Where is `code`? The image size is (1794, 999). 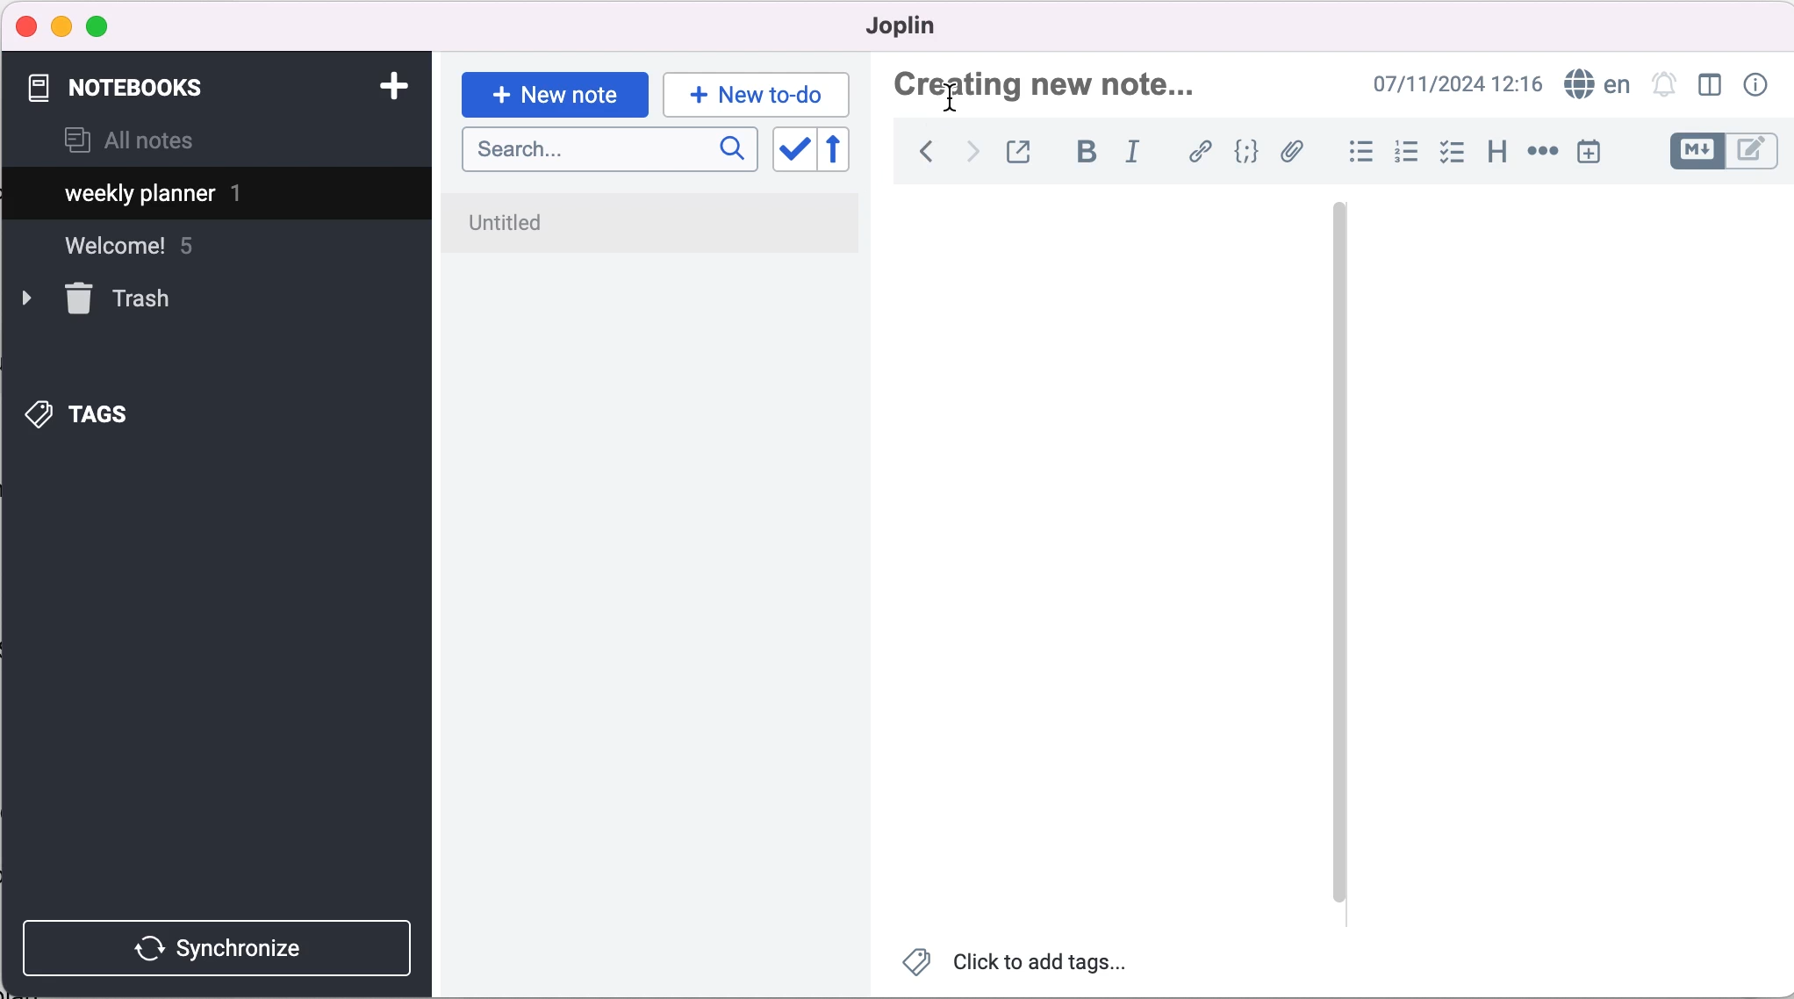 code is located at coordinates (1247, 154).